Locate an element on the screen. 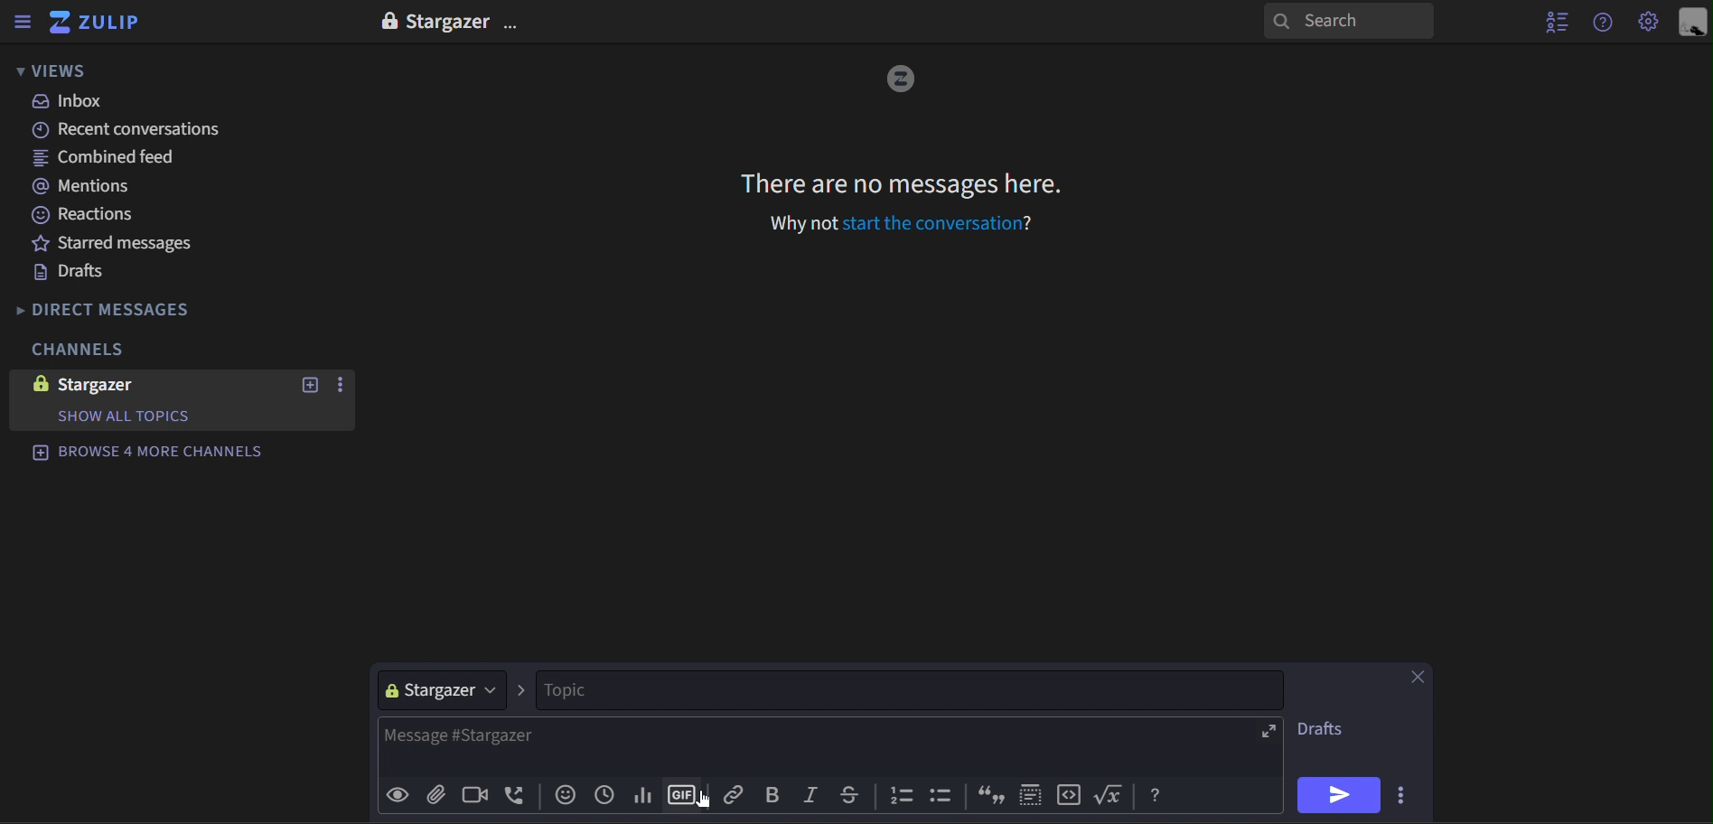 The width and height of the screenshot is (1713, 824). hide sidebar is located at coordinates (23, 23).